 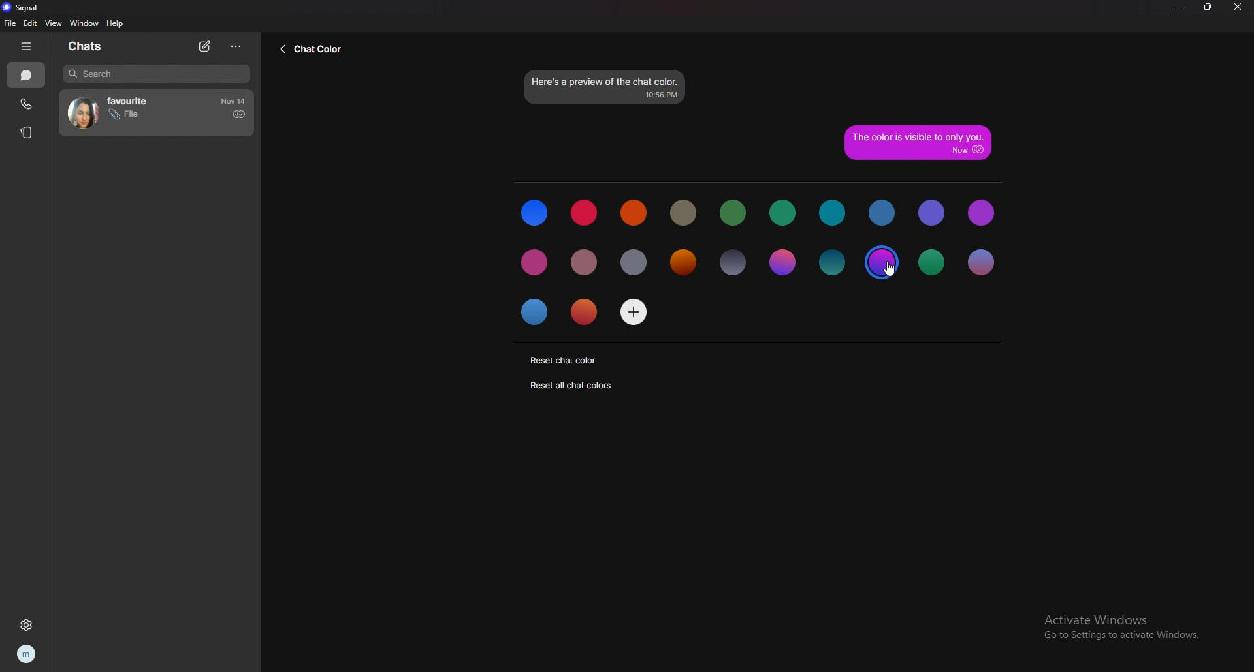 What do you see at coordinates (634, 311) in the screenshot?
I see `add color` at bounding box center [634, 311].